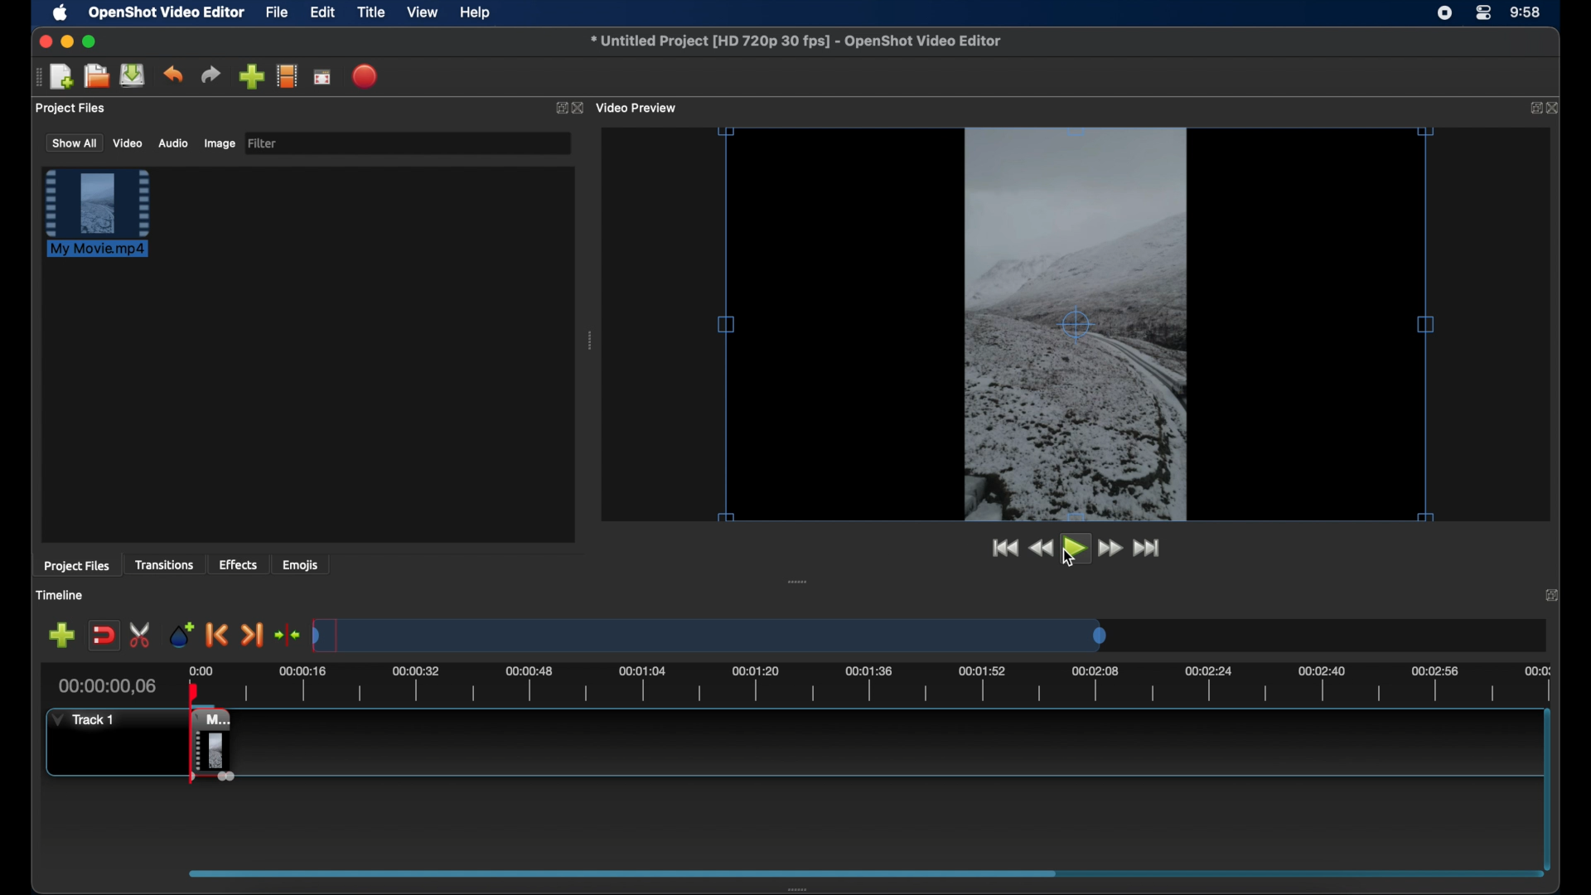  I want to click on enable razor, so click(141, 636).